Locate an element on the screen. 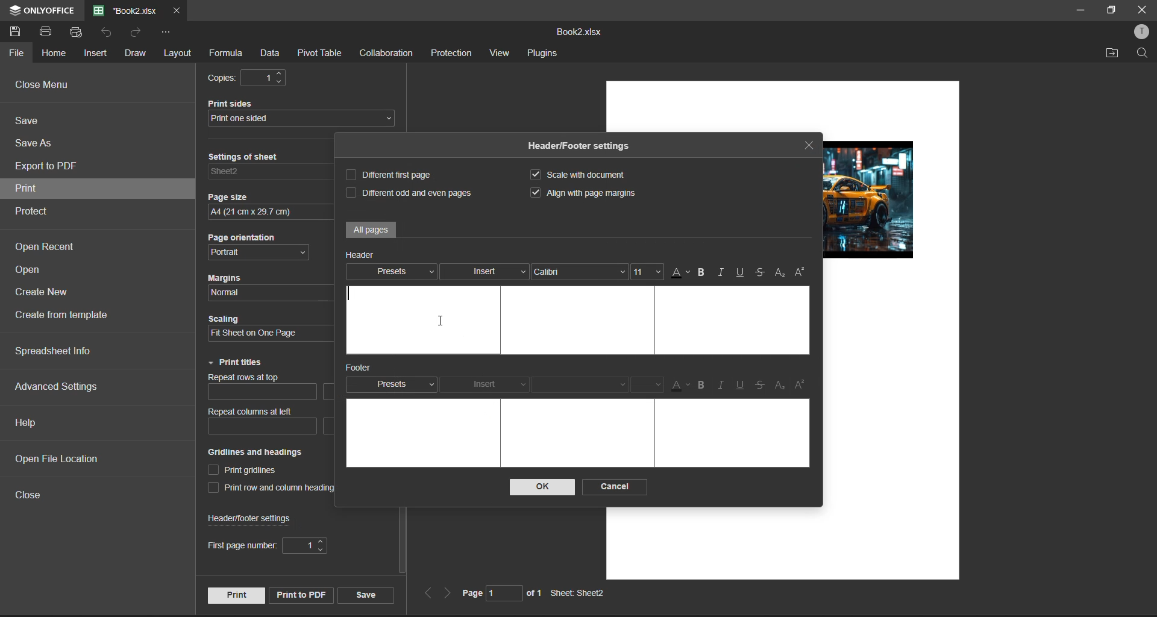  protect is located at coordinates (39, 212).